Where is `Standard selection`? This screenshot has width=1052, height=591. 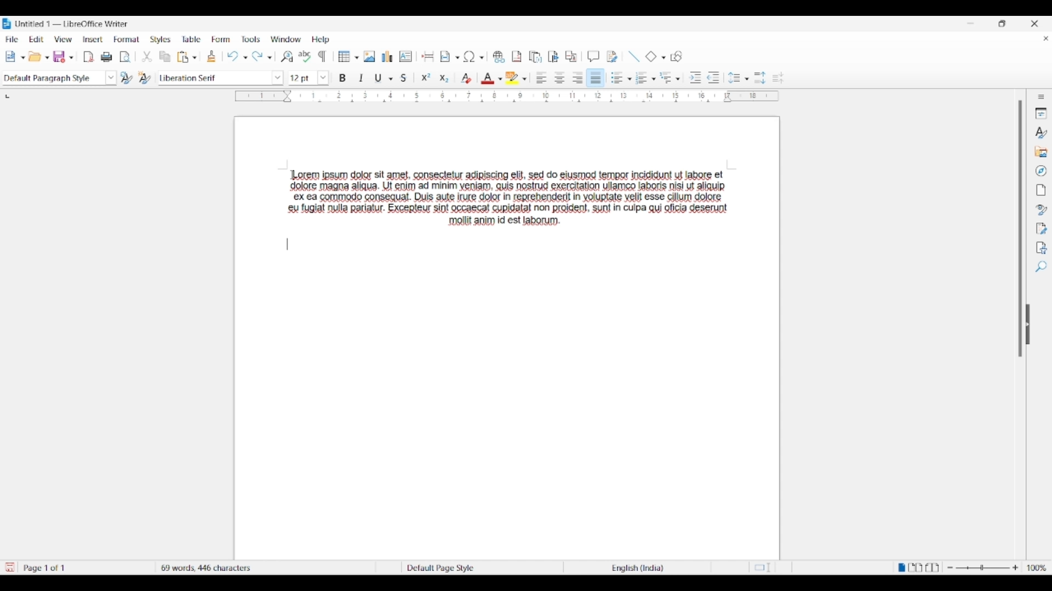 Standard selection is located at coordinates (765, 568).